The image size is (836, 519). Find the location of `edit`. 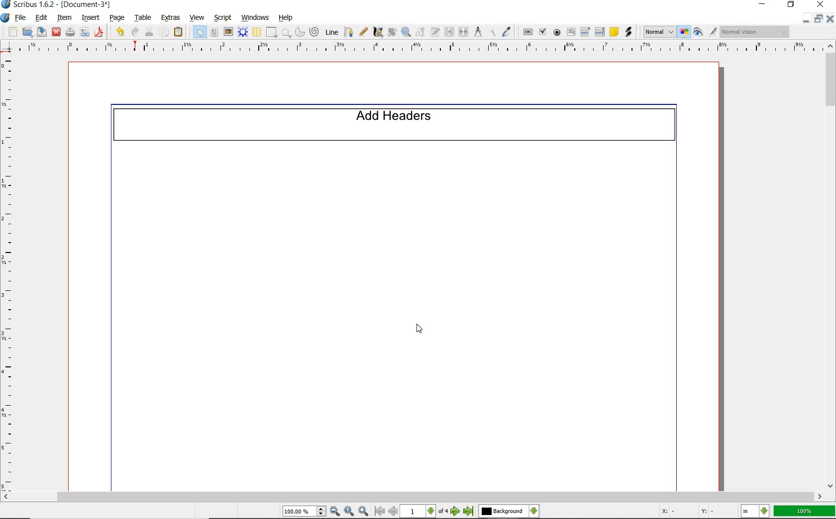

edit is located at coordinates (41, 17).